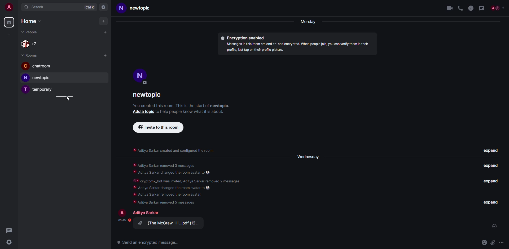 The width and height of the screenshot is (509, 249). Describe the element at coordinates (490, 166) in the screenshot. I see `expand` at that location.